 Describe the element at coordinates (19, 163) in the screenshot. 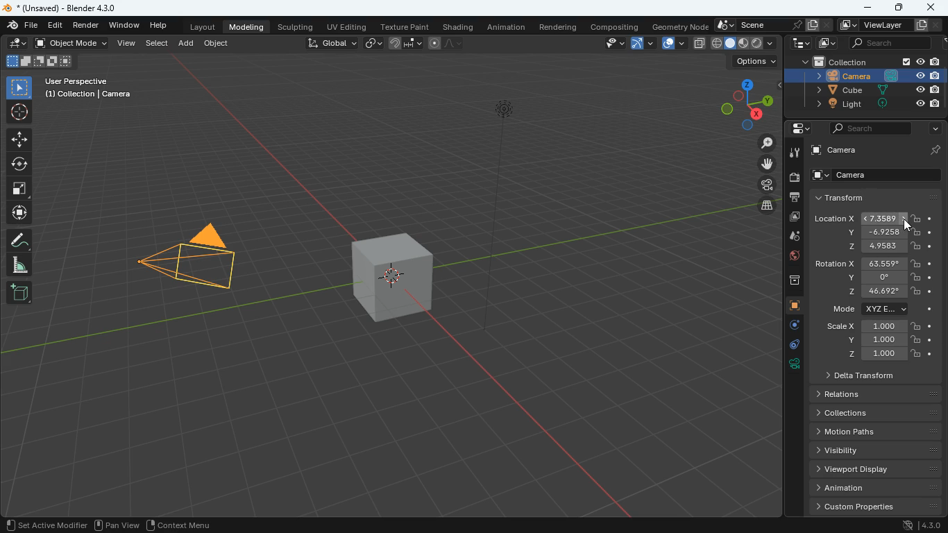

I see `rotation` at that location.